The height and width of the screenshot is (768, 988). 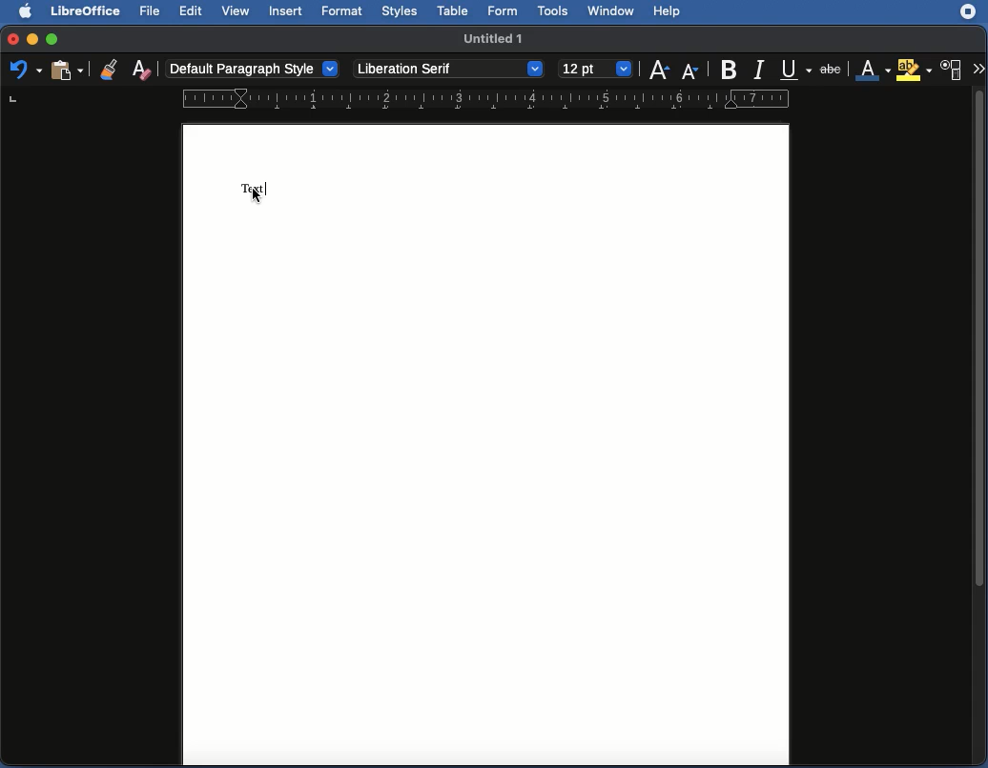 I want to click on cursor, so click(x=257, y=198).